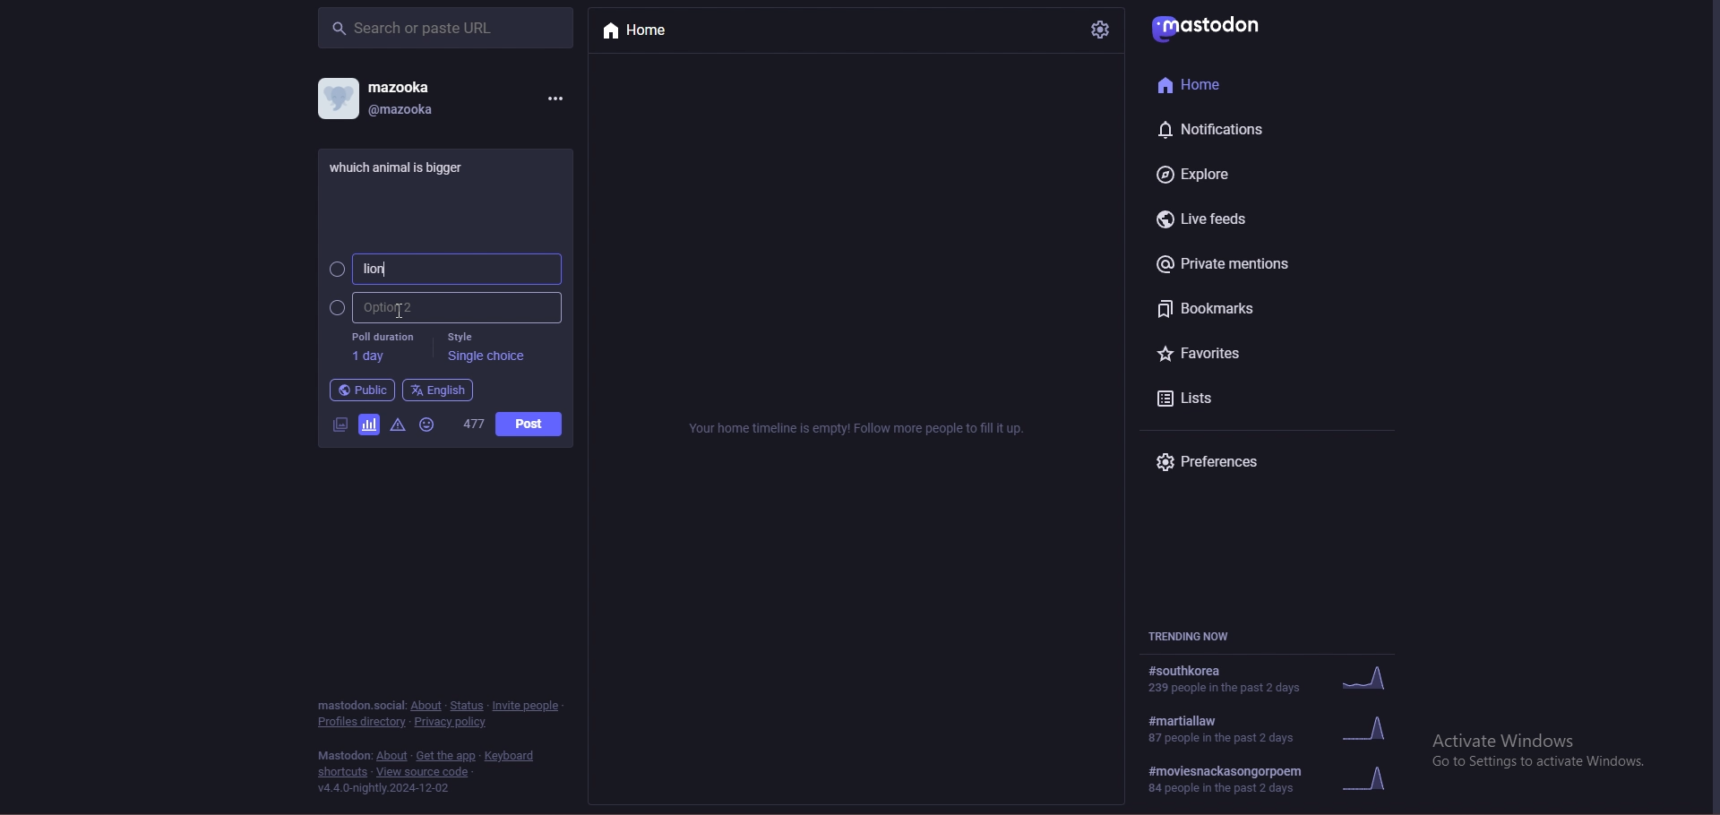 The width and height of the screenshot is (1720, 815). What do you see at coordinates (391, 756) in the screenshot?
I see `about` at bounding box center [391, 756].